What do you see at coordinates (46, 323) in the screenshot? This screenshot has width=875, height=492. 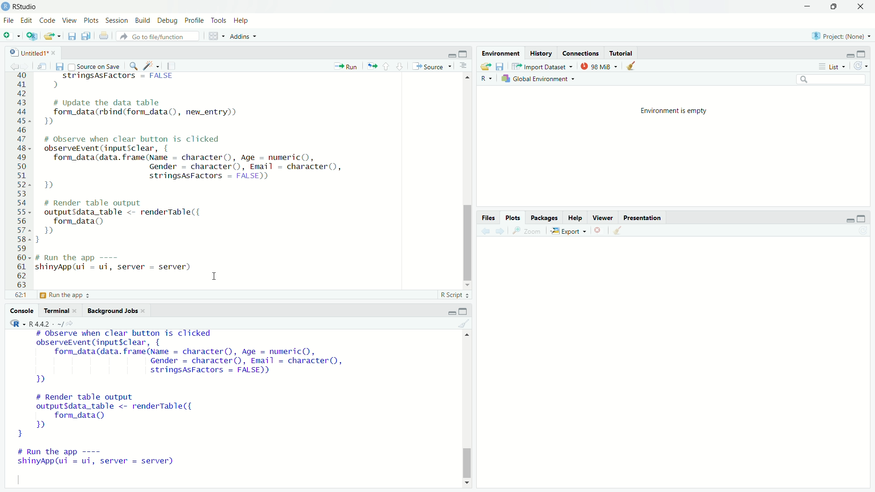 I see `R 4.4.2 . ~/` at bounding box center [46, 323].